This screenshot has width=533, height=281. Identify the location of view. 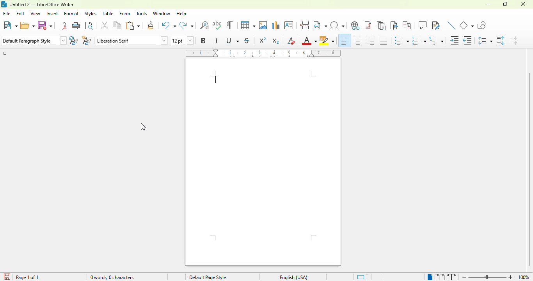
(35, 13).